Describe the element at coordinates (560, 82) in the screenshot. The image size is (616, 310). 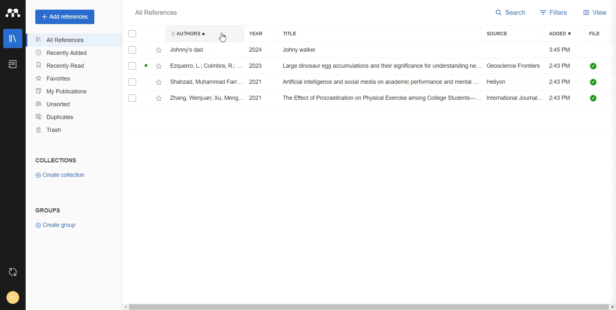
I see `2:43 PM` at that location.